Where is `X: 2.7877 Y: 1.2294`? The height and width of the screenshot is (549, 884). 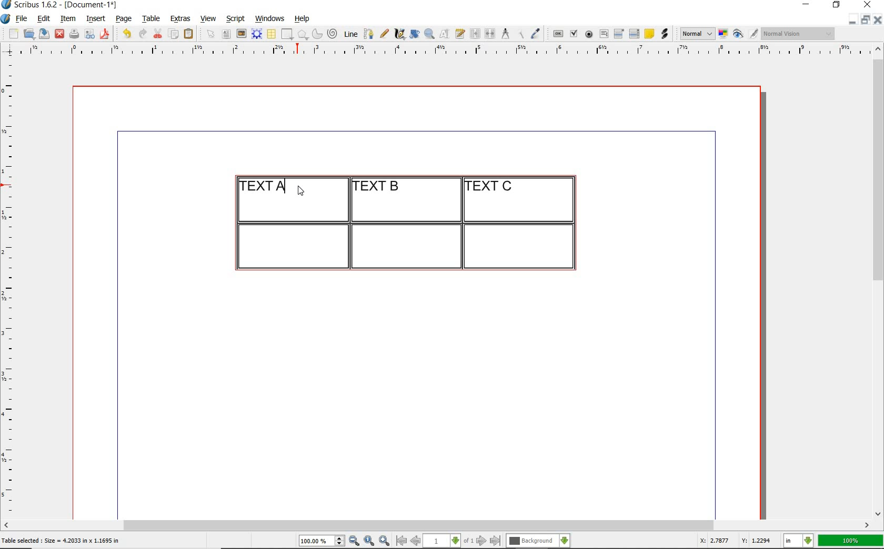
X: 2.7877 Y: 1.2294 is located at coordinates (737, 541).